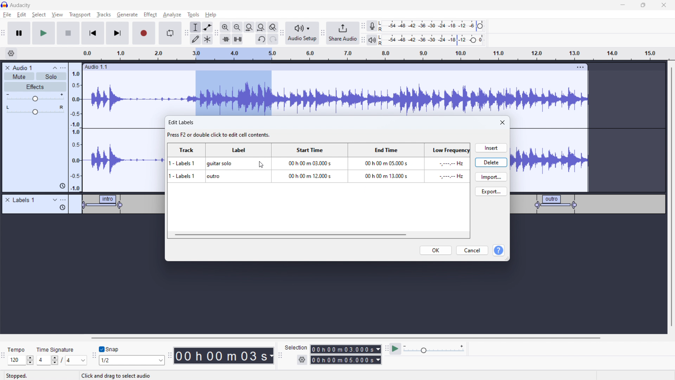 Image resolution: width=675 pixels, height=380 pixels. I want to click on audio setup toolbar, so click(282, 33).